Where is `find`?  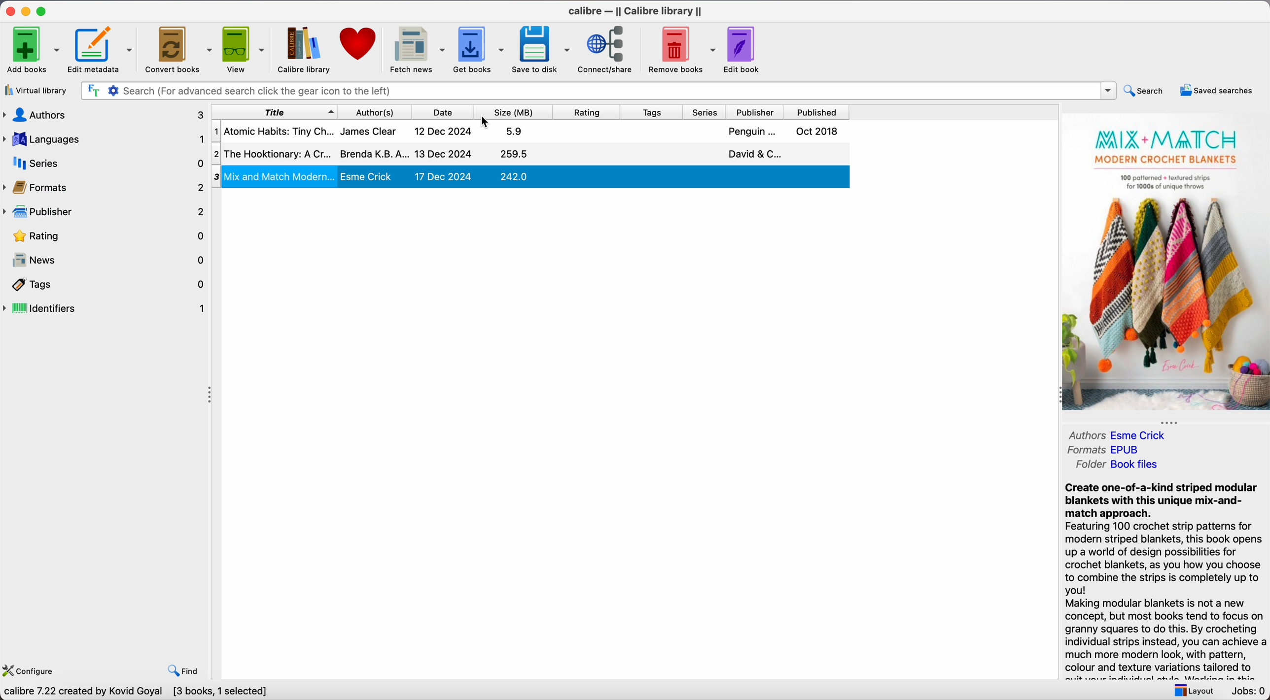 find is located at coordinates (185, 670).